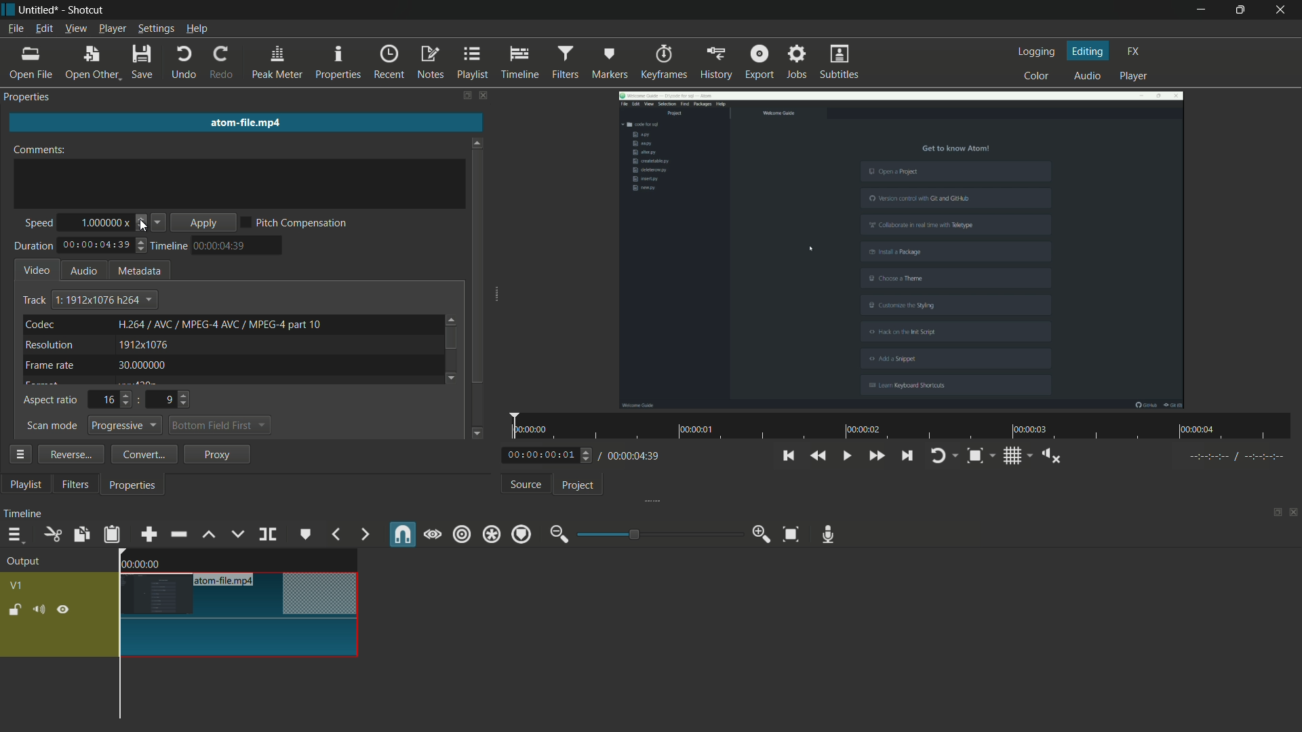 This screenshot has width=1302, height=732. What do you see at coordinates (18, 586) in the screenshot?
I see `v1` at bounding box center [18, 586].